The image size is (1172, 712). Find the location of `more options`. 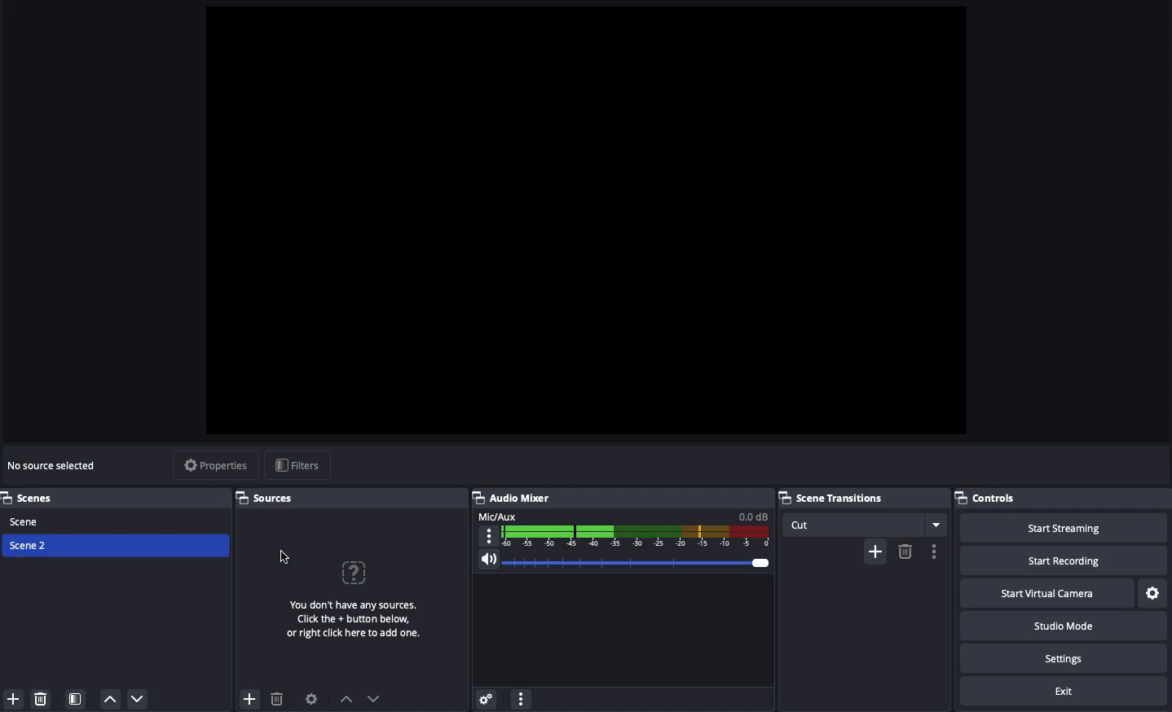

more options is located at coordinates (936, 552).